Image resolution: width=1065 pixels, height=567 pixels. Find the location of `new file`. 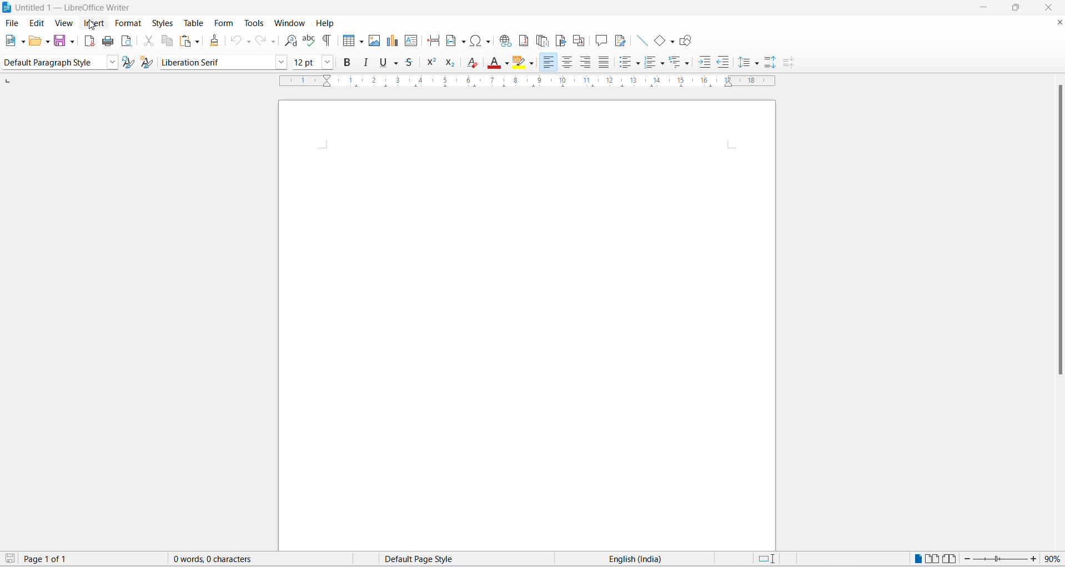

new file is located at coordinates (11, 41).